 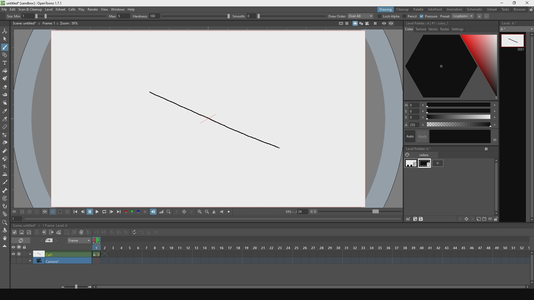 What do you see at coordinates (409, 16) in the screenshot?
I see `pencil` at bounding box center [409, 16].